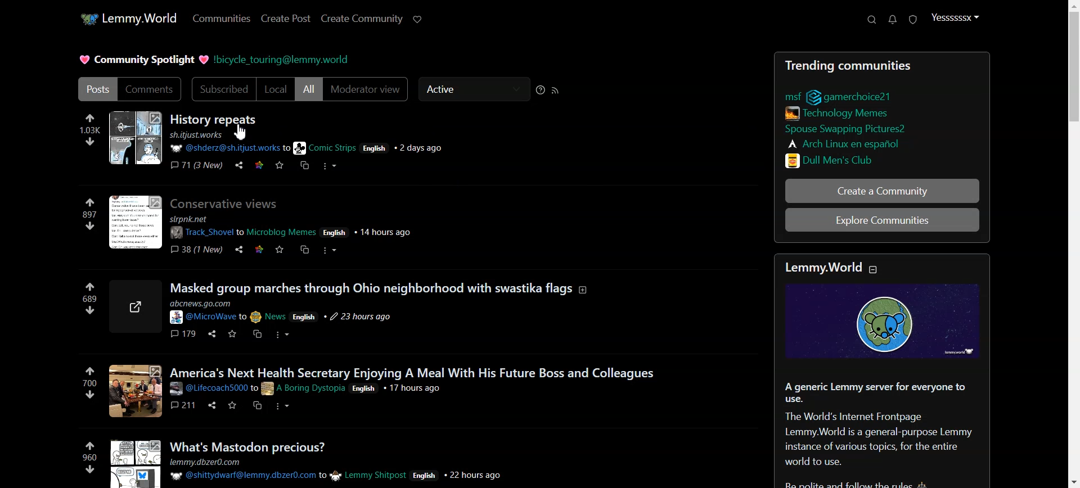  Describe the element at coordinates (183, 405) in the screenshot. I see `211` at that location.